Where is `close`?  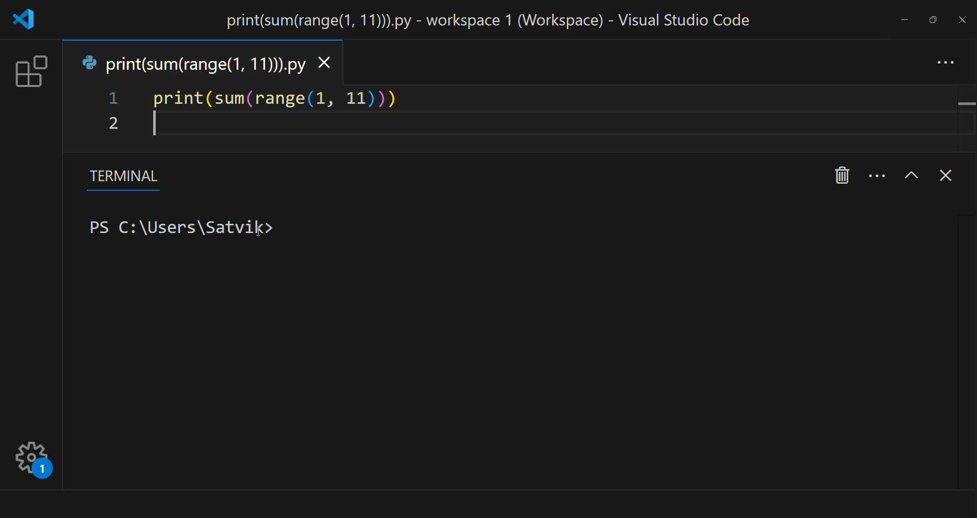 close is located at coordinates (962, 19).